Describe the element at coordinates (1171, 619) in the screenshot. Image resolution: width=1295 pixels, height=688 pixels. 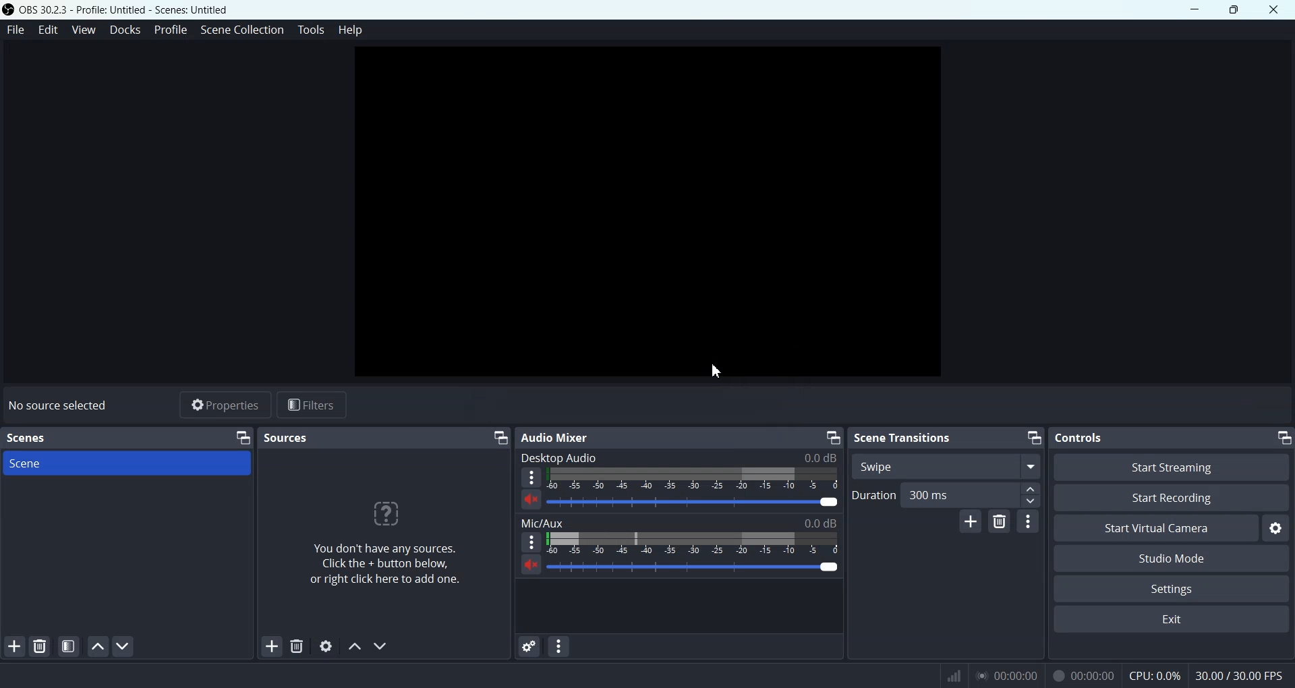
I see `Exit` at that location.